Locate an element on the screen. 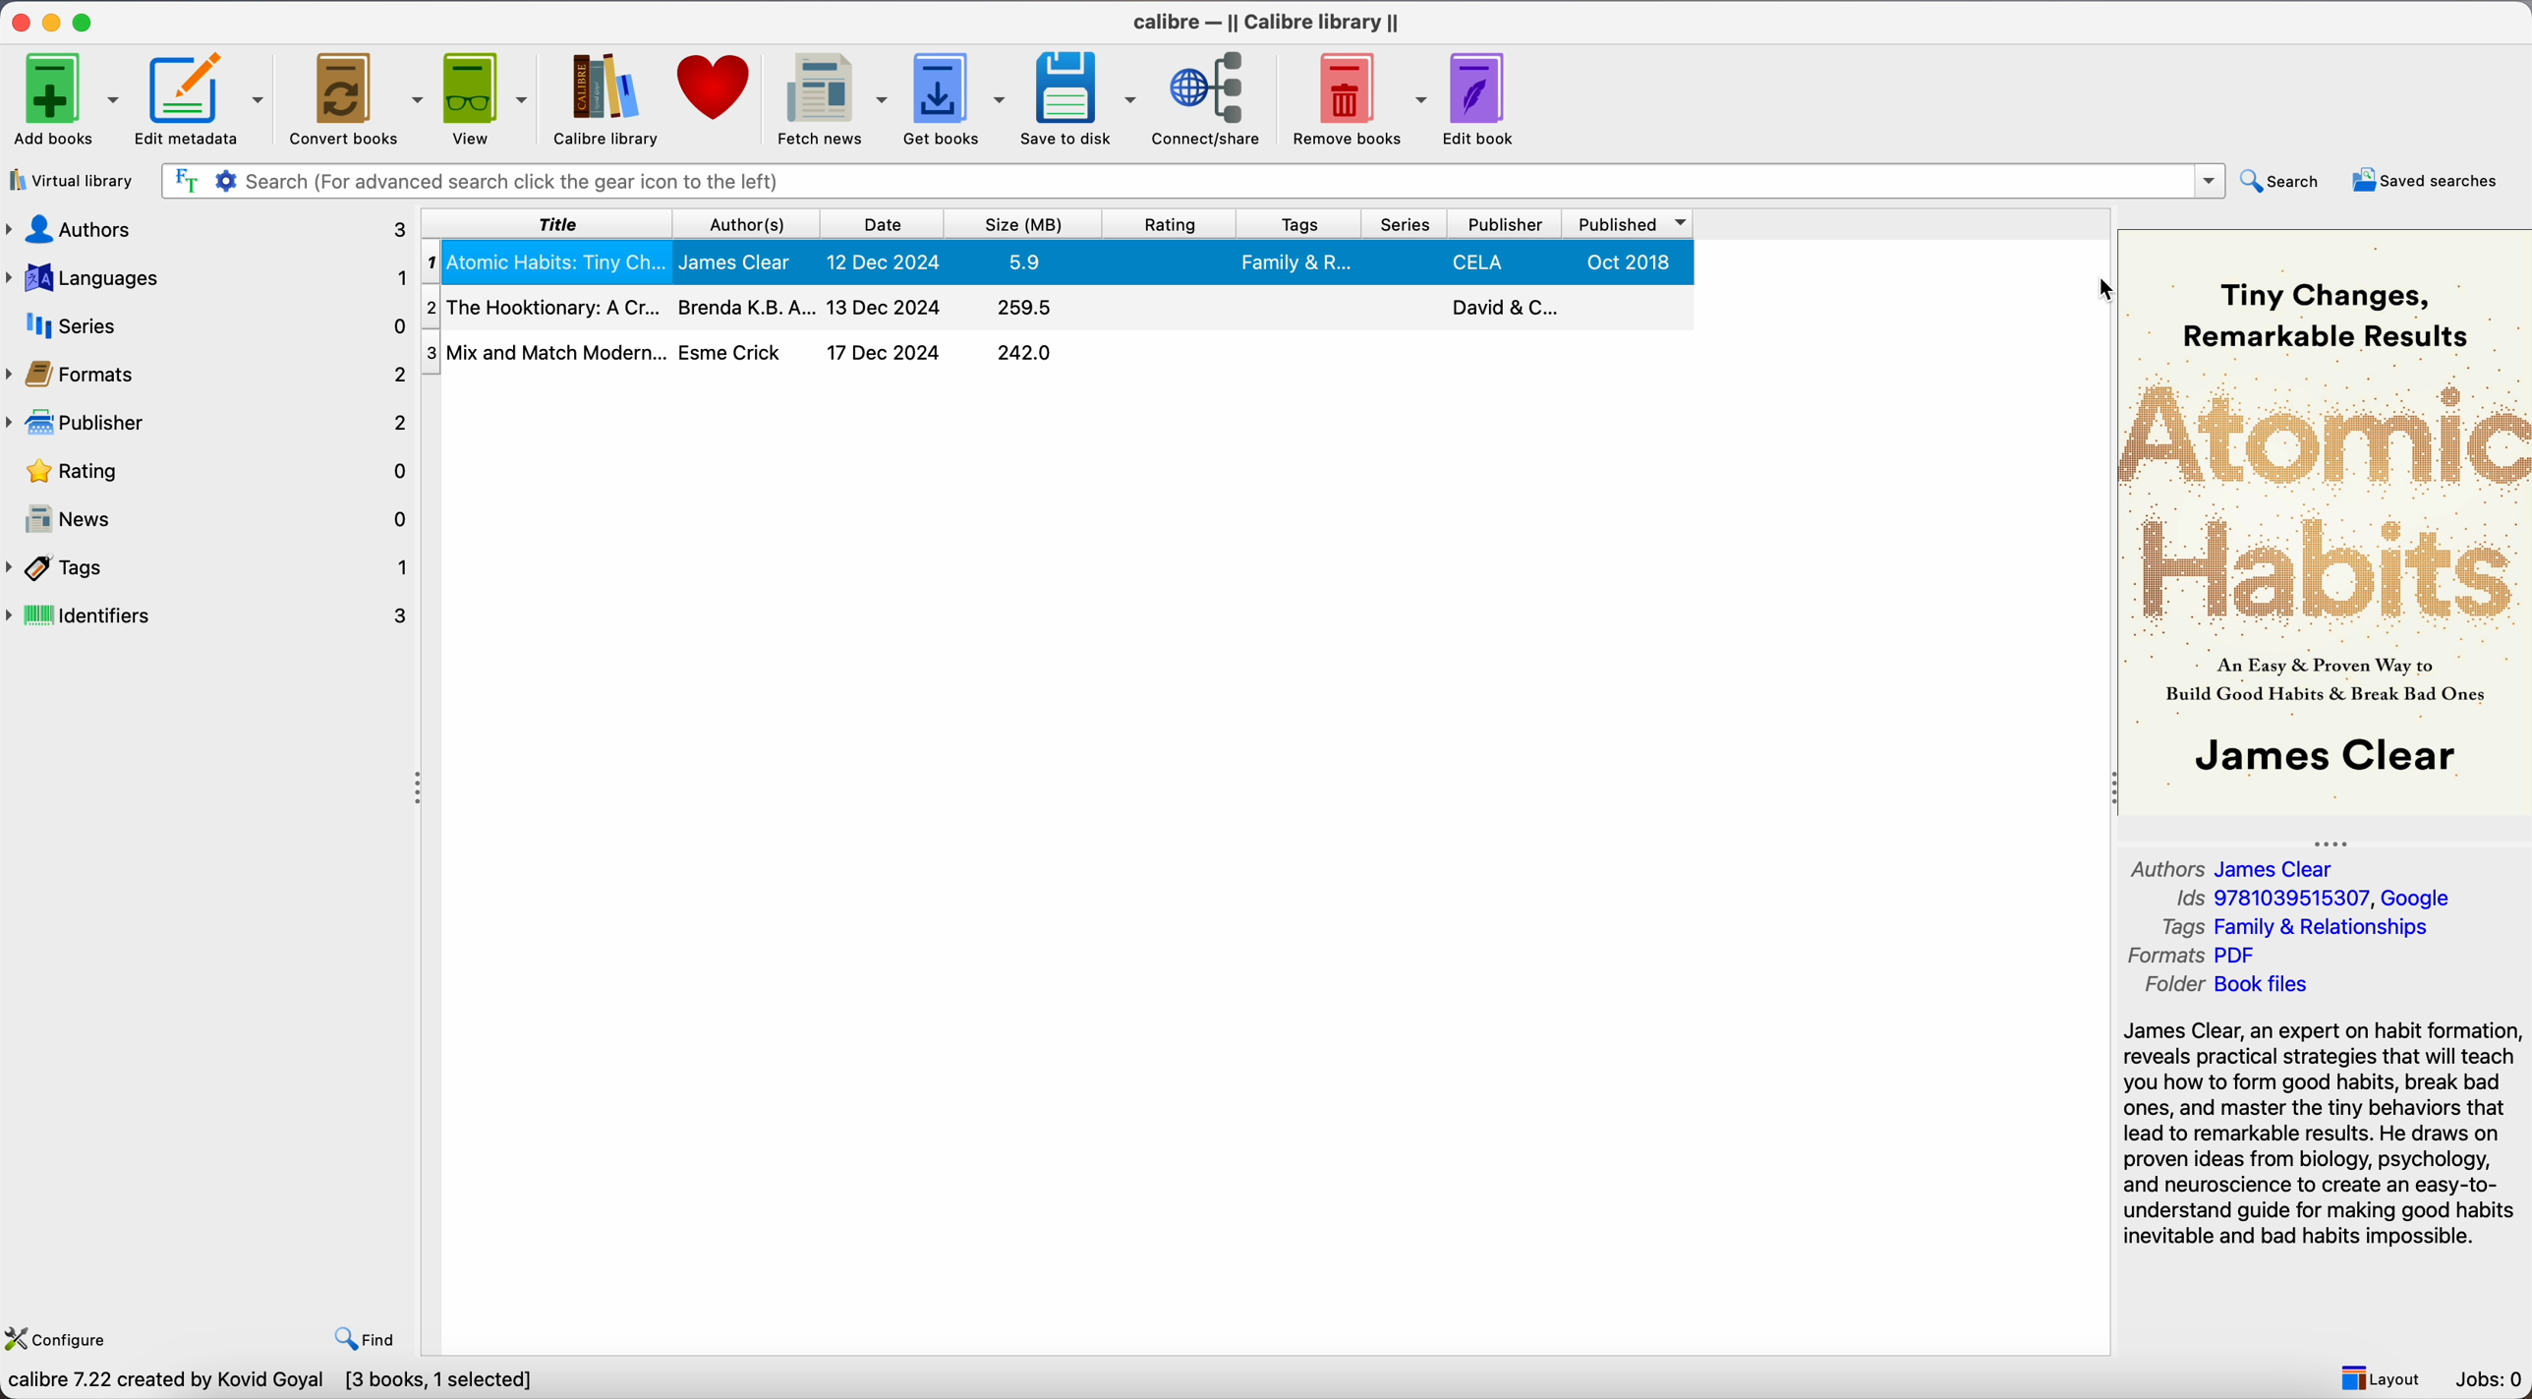  rating is located at coordinates (215, 472).